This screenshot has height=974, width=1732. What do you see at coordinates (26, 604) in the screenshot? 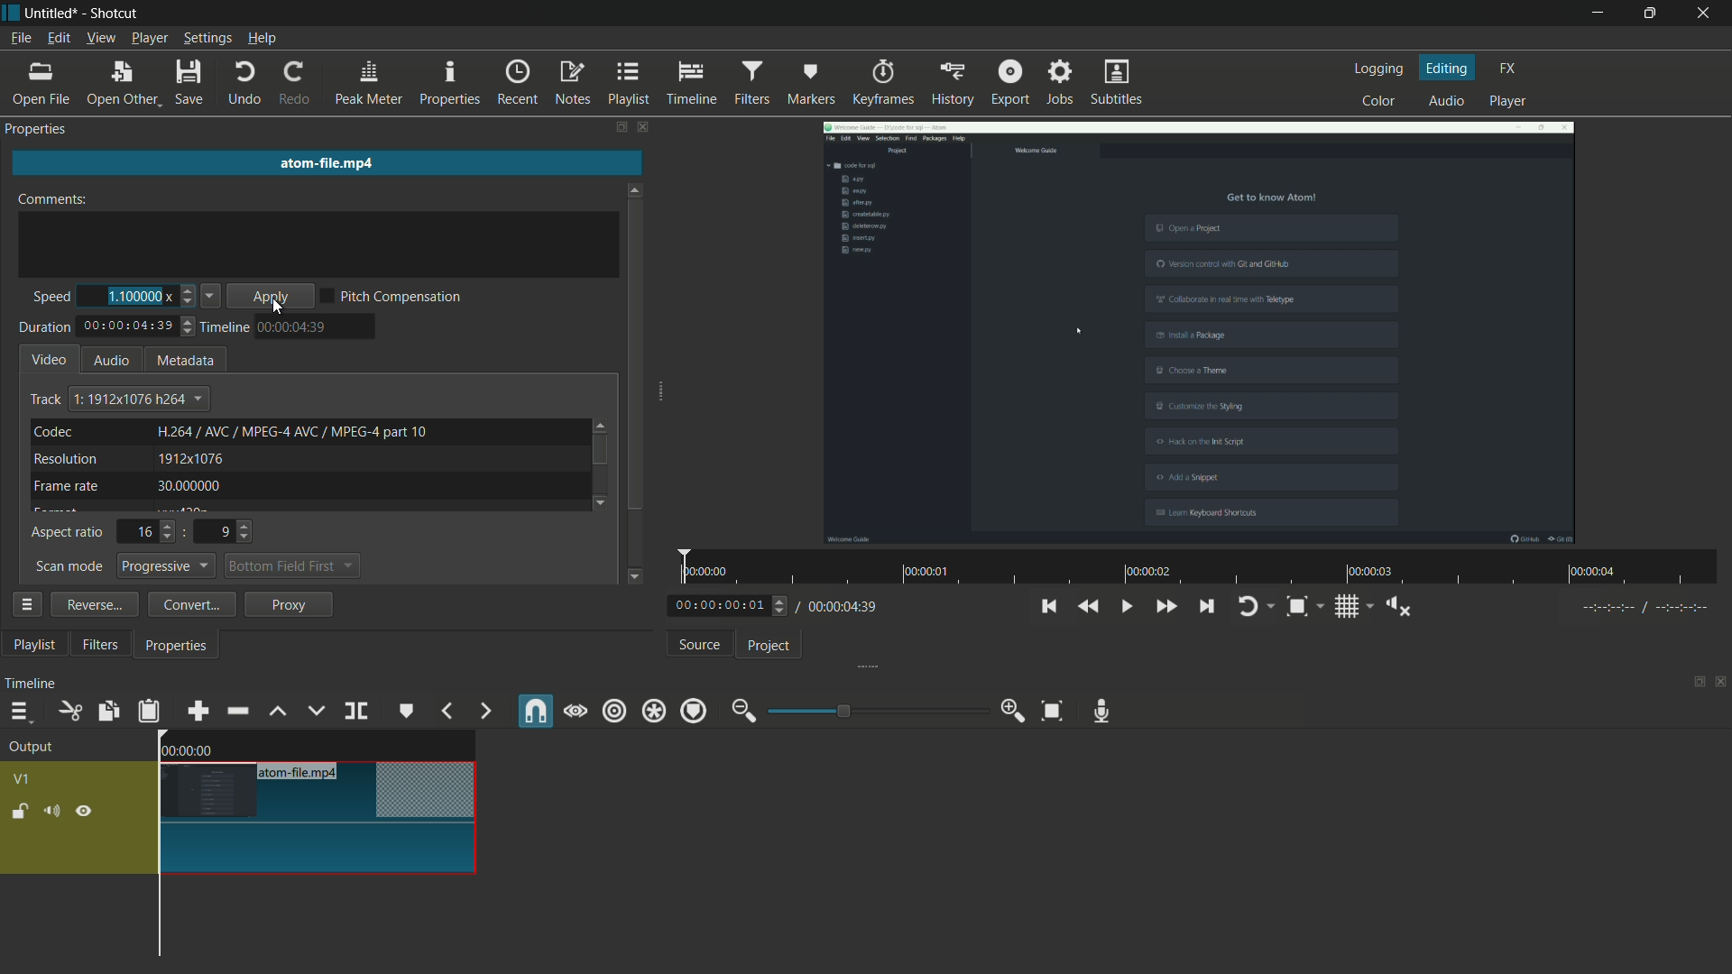
I see `more` at bounding box center [26, 604].